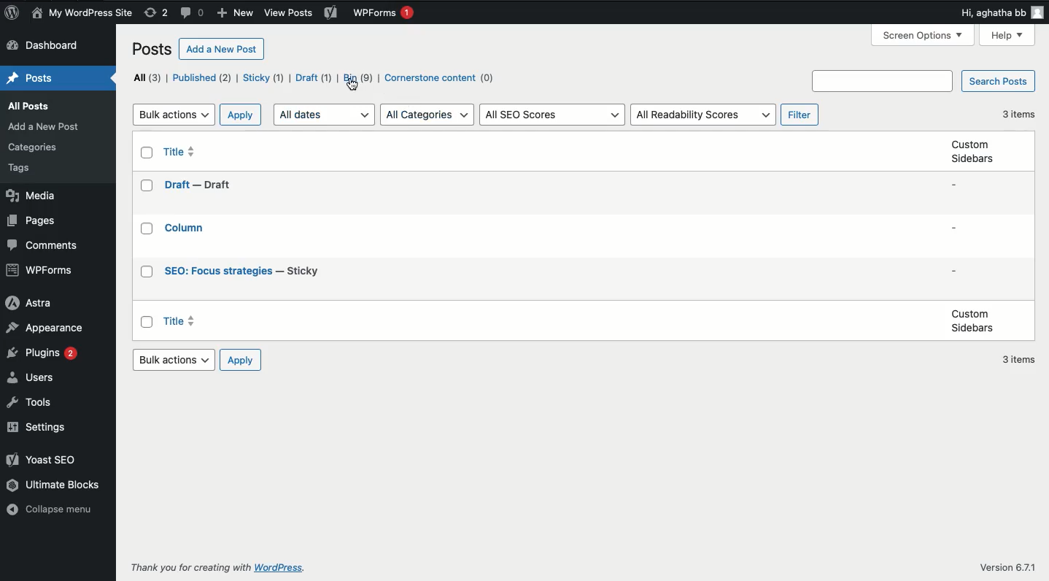  What do you see at coordinates (145, 77) in the screenshot?
I see `All` at bounding box center [145, 77].